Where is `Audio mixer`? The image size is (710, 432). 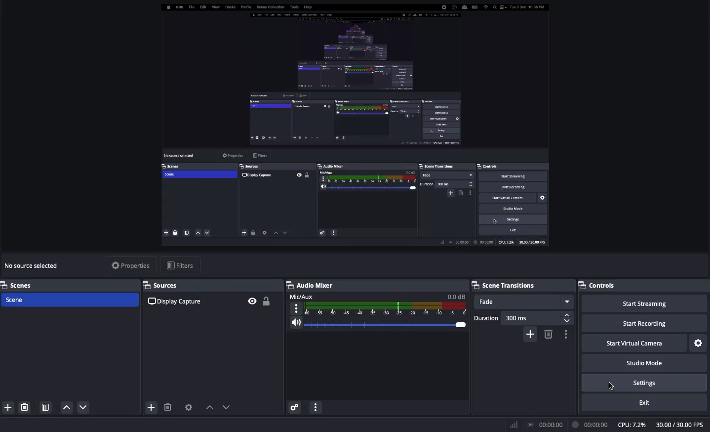
Audio mixer is located at coordinates (311, 284).